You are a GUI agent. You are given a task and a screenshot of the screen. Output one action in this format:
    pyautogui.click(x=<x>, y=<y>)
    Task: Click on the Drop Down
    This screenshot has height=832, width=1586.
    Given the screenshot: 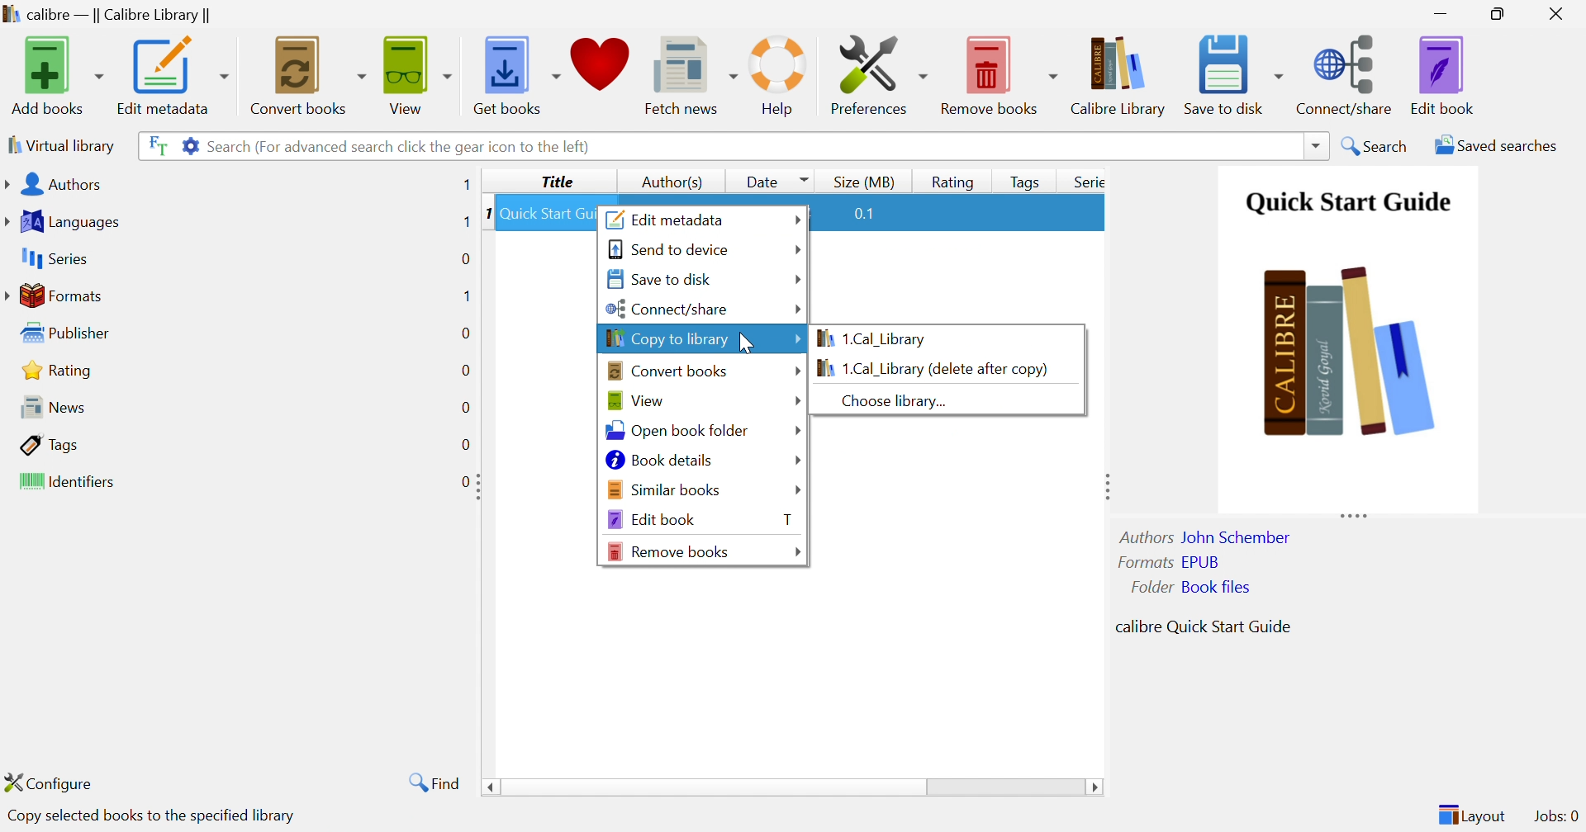 What is the action you would take?
    pyautogui.click(x=798, y=341)
    